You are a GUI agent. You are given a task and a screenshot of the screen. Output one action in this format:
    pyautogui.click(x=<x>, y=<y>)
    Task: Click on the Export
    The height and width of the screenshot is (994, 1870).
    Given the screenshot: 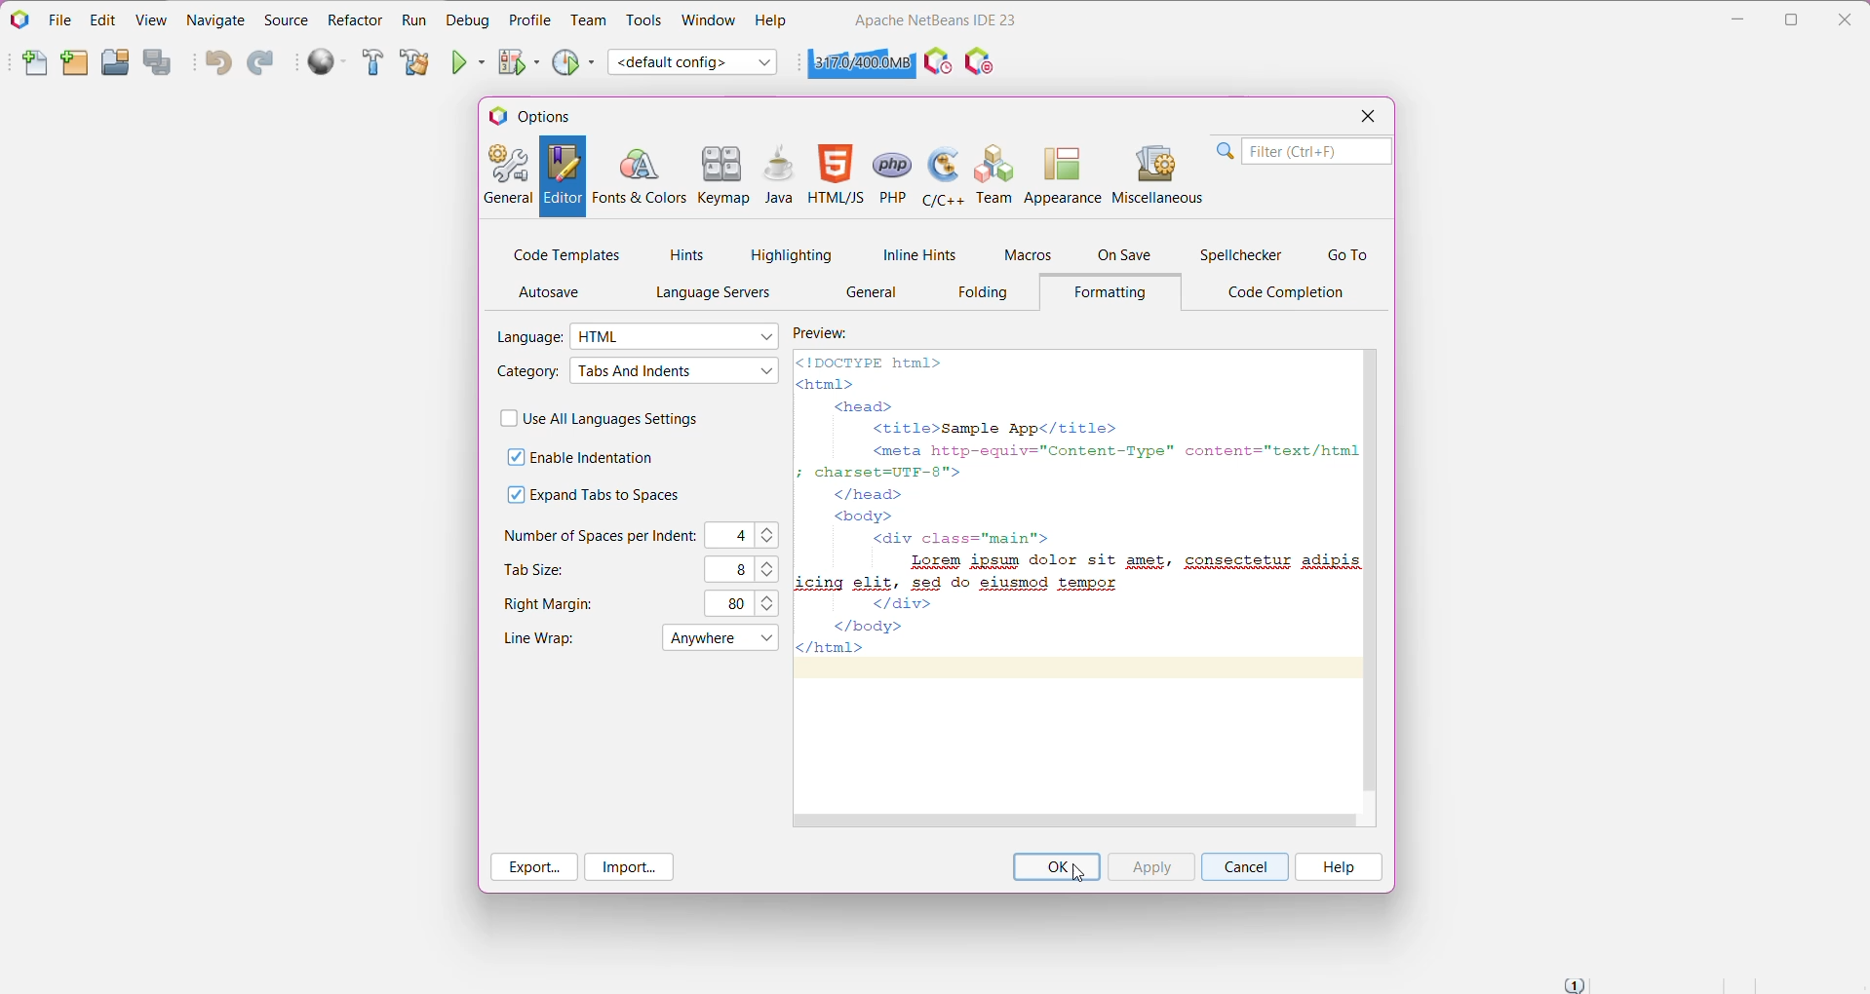 What is the action you would take?
    pyautogui.click(x=535, y=867)
    